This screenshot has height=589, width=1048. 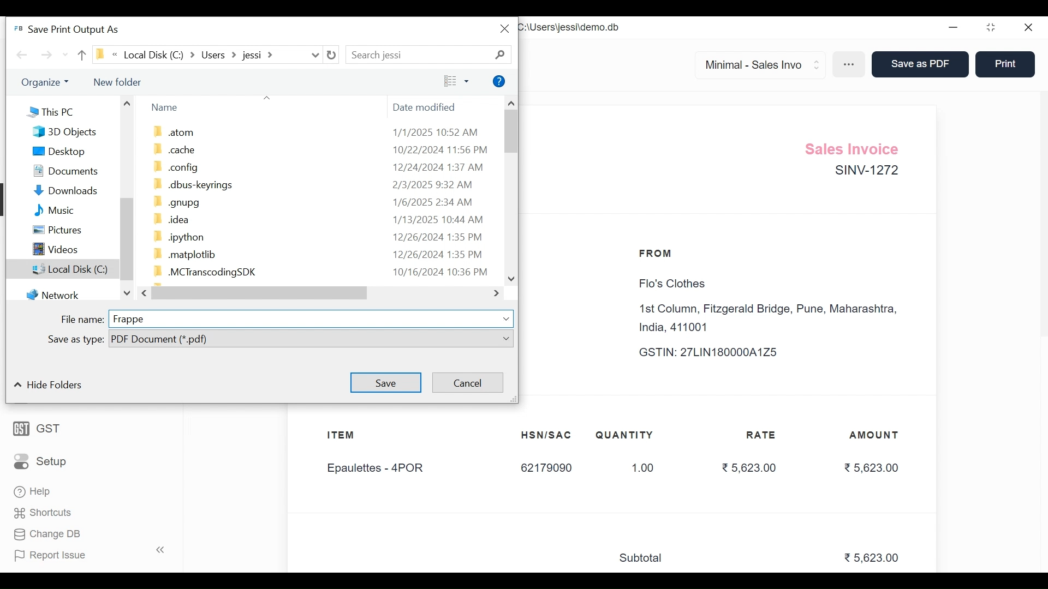 I want to click on .idea, so click(x=168, y=219).